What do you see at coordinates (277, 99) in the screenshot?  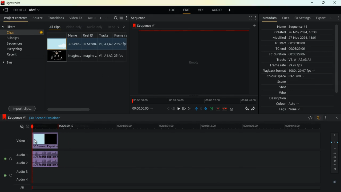 I see `description` at bounding box center [277, 99].